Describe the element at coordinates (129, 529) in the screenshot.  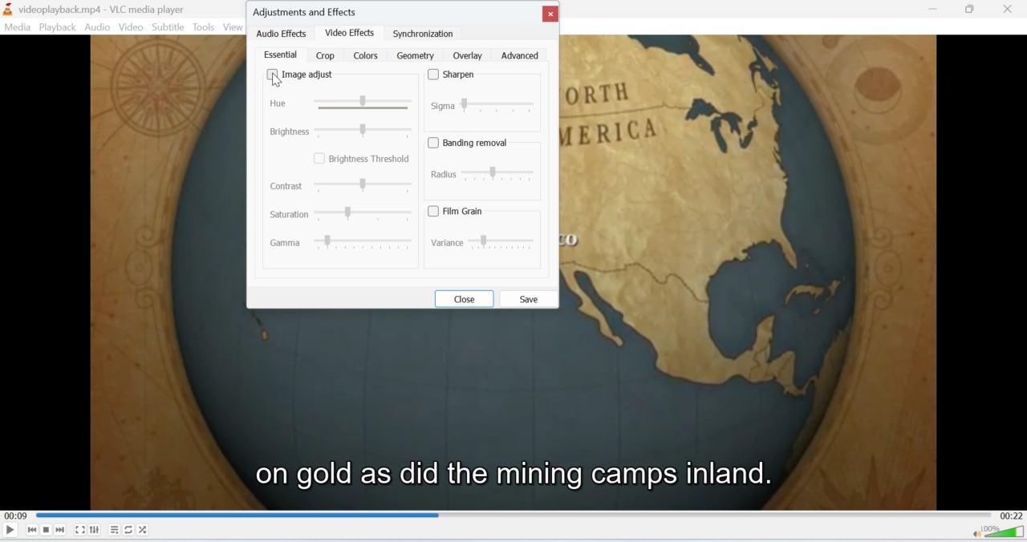
I see `Loop` at that location.